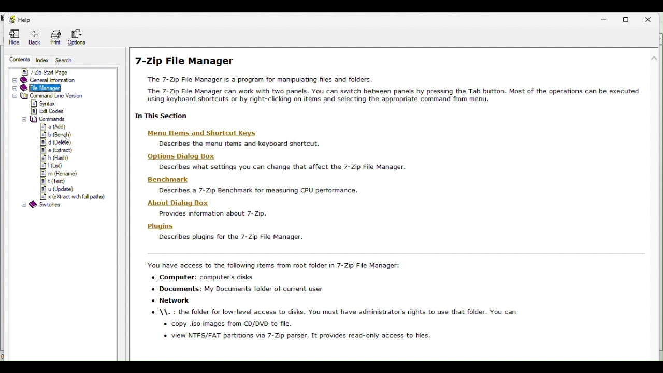  Describe the element at coordinates (57, 157) in the screenshot. I see `h` at that location.